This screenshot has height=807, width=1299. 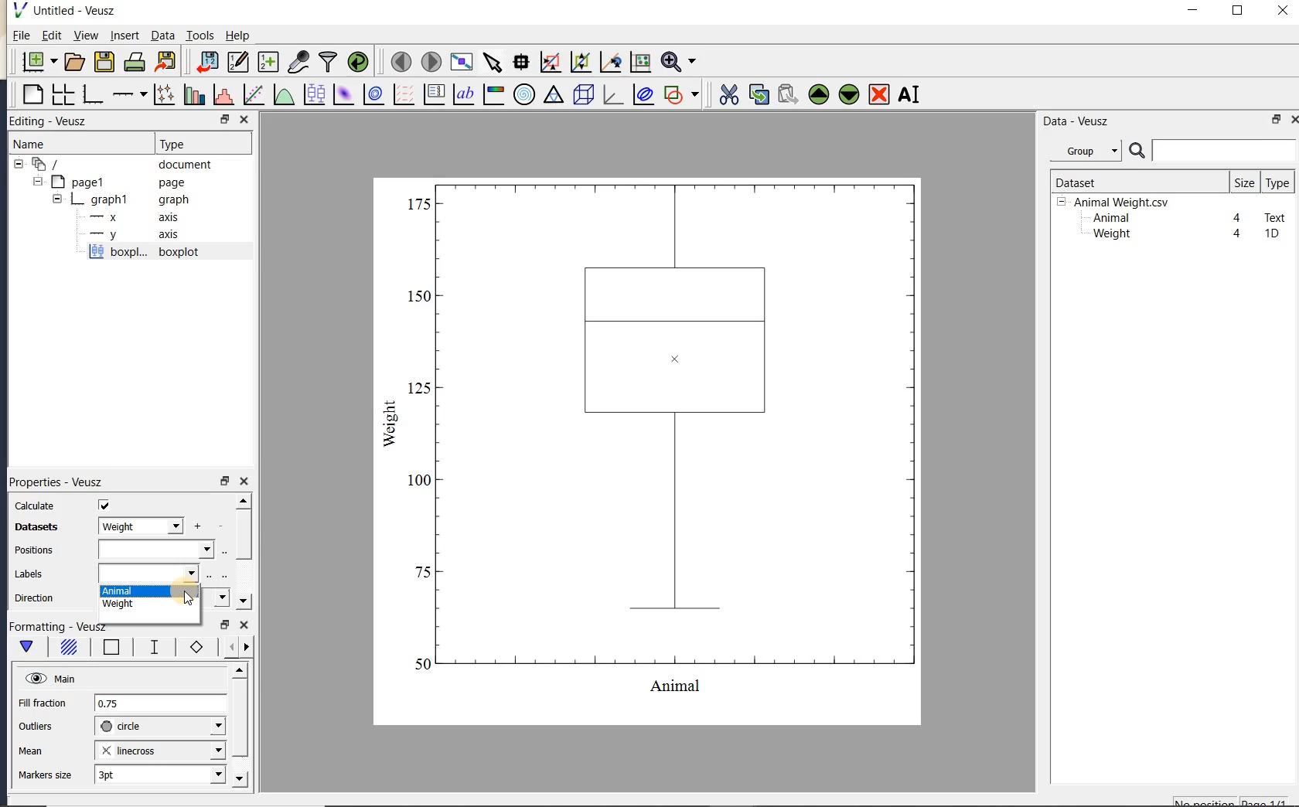 What do you see at coordinates (401, 95) in the screenshot?
I see `plot a vector field` at bounding box center [401, 95].